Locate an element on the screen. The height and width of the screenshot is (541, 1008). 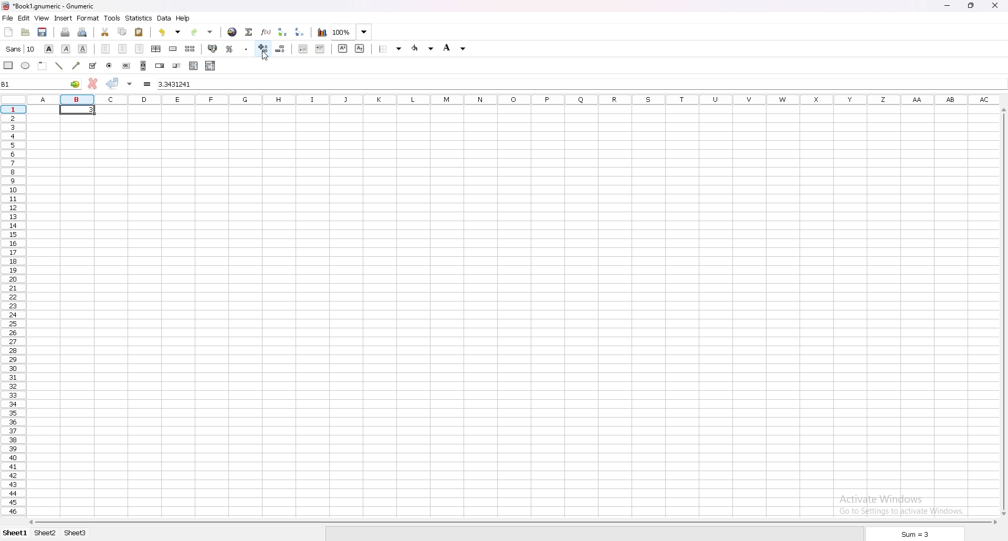
B1 is located at coordinates (40, 84).